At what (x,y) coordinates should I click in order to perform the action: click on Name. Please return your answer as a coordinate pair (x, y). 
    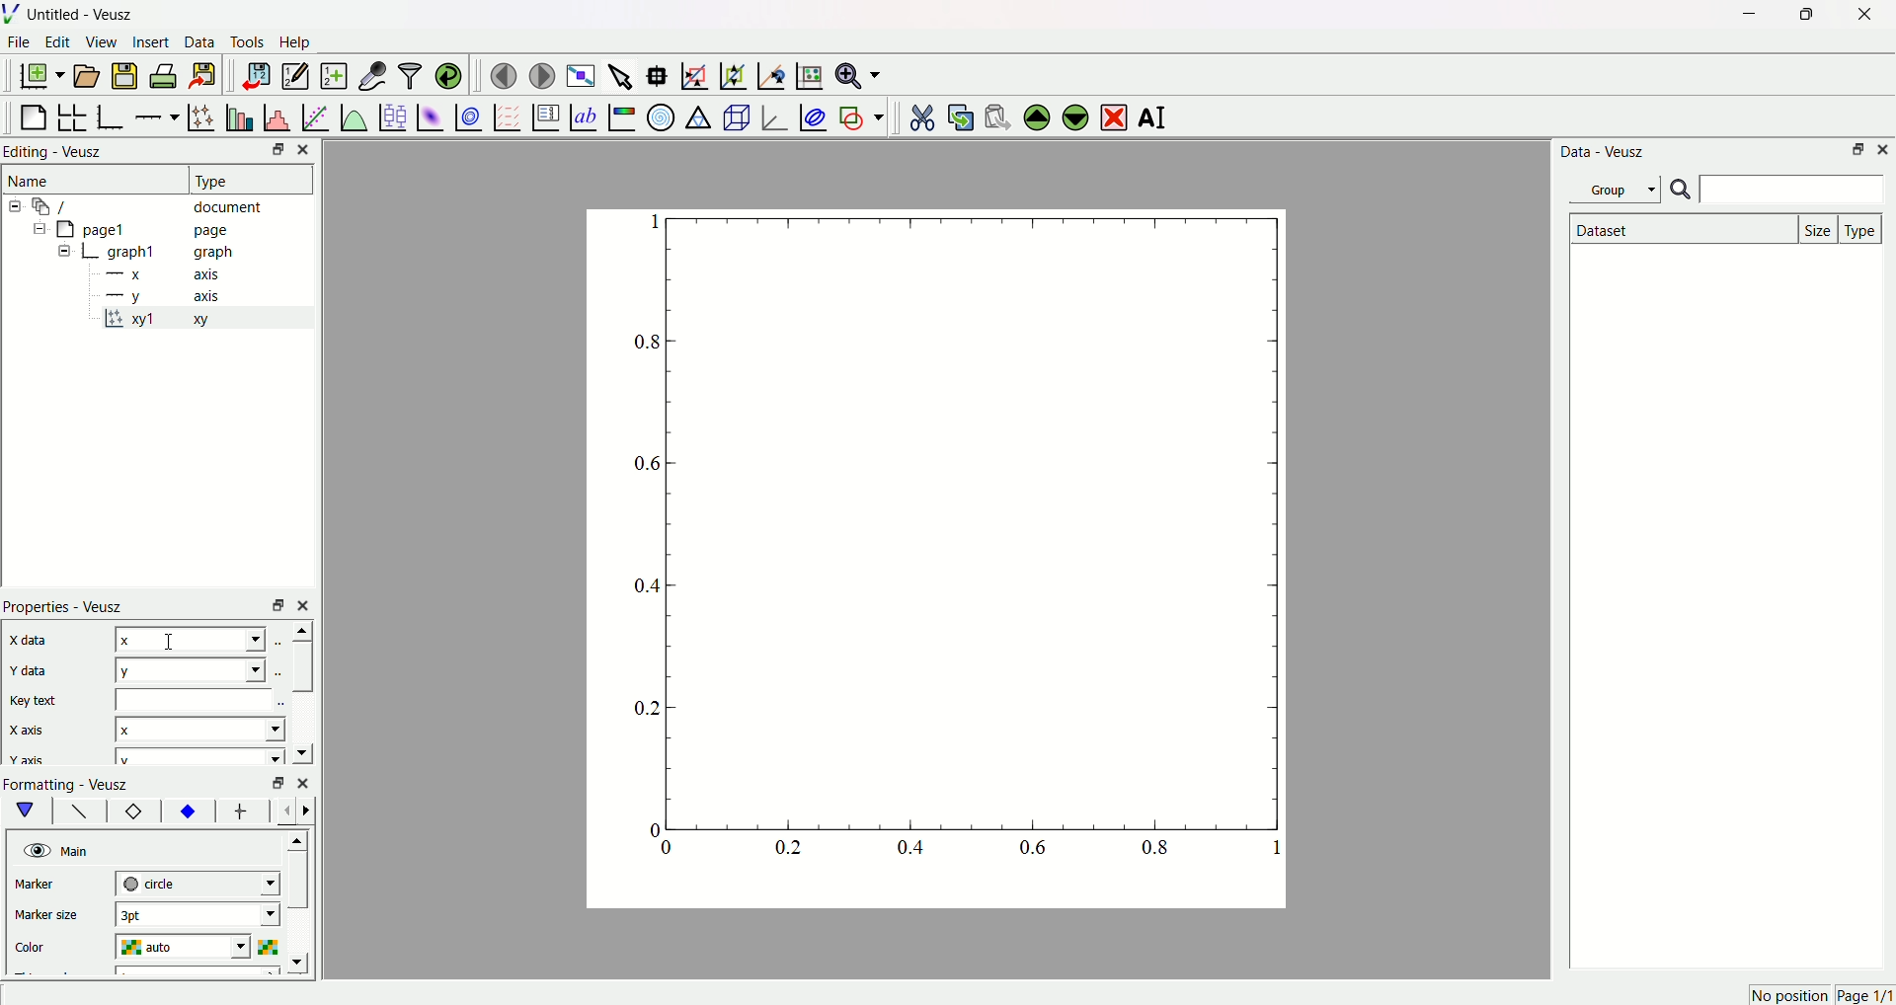
    Looking at the image, I should click on (33, 181).